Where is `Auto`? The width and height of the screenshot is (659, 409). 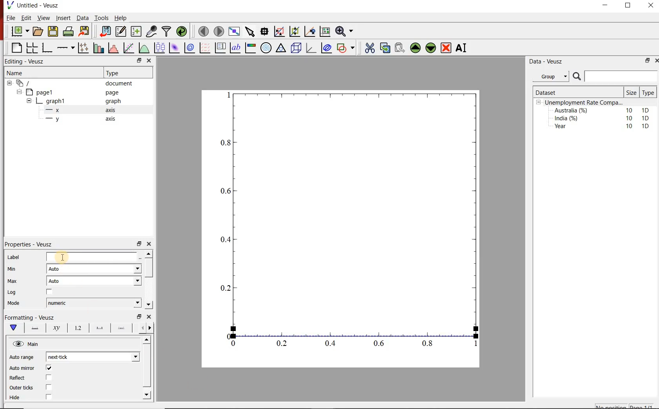
Auto is located at coordinates (95, 281).